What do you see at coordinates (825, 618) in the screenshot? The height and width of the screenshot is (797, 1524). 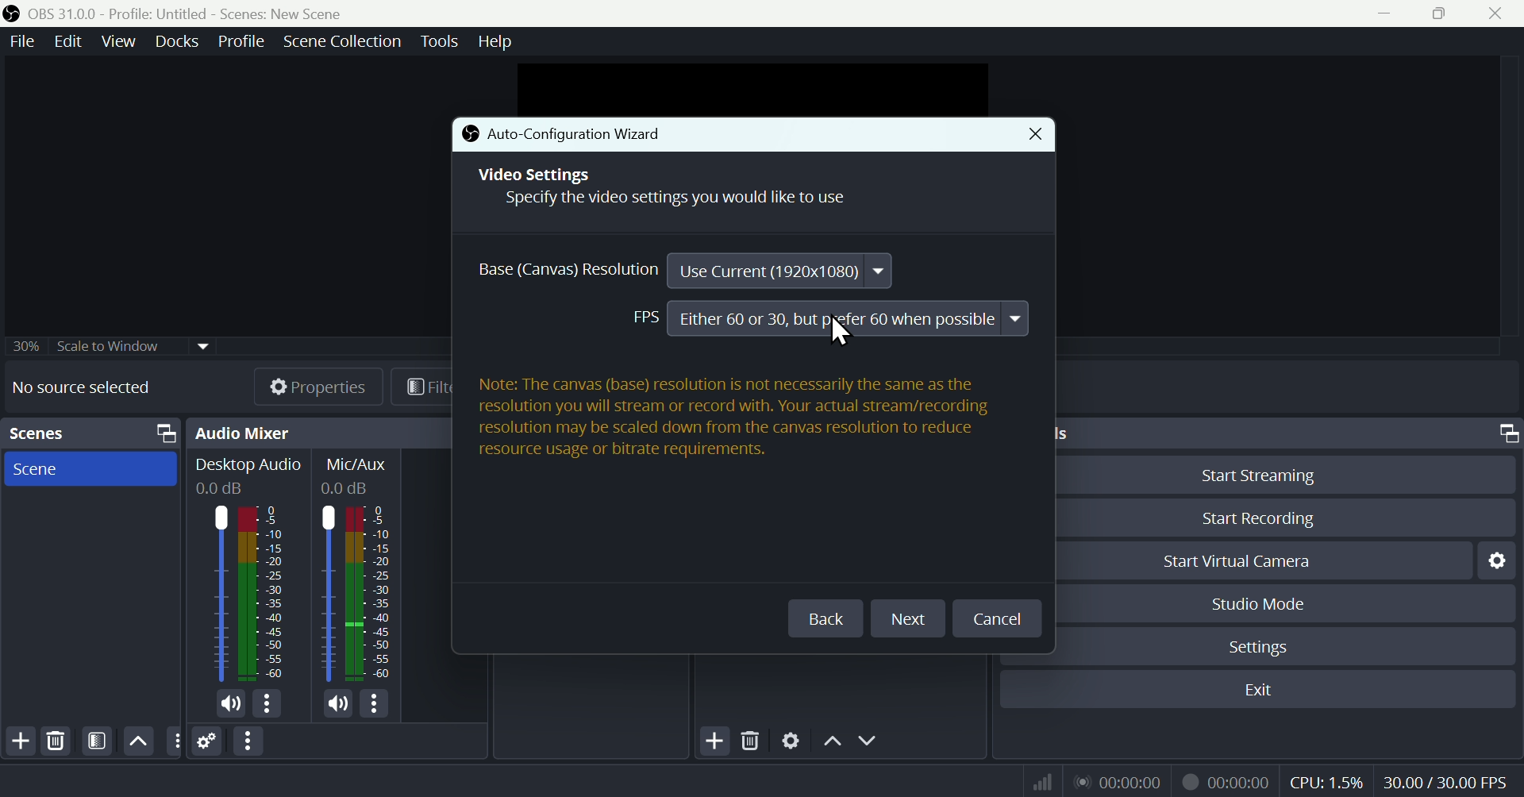 I see `Back` at bounding box center [825, 618].